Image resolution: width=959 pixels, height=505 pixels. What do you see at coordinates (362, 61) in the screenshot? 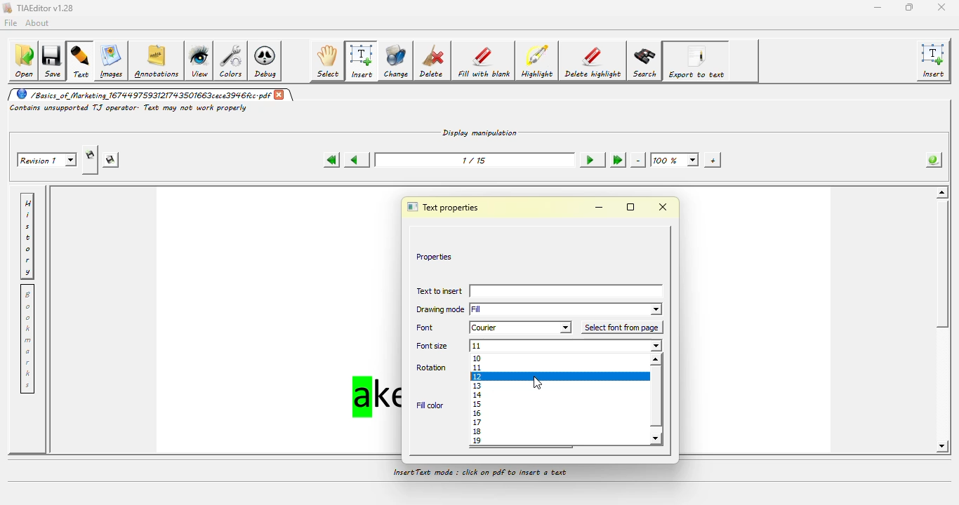
I see `insert` at bounding box center [362, 61].